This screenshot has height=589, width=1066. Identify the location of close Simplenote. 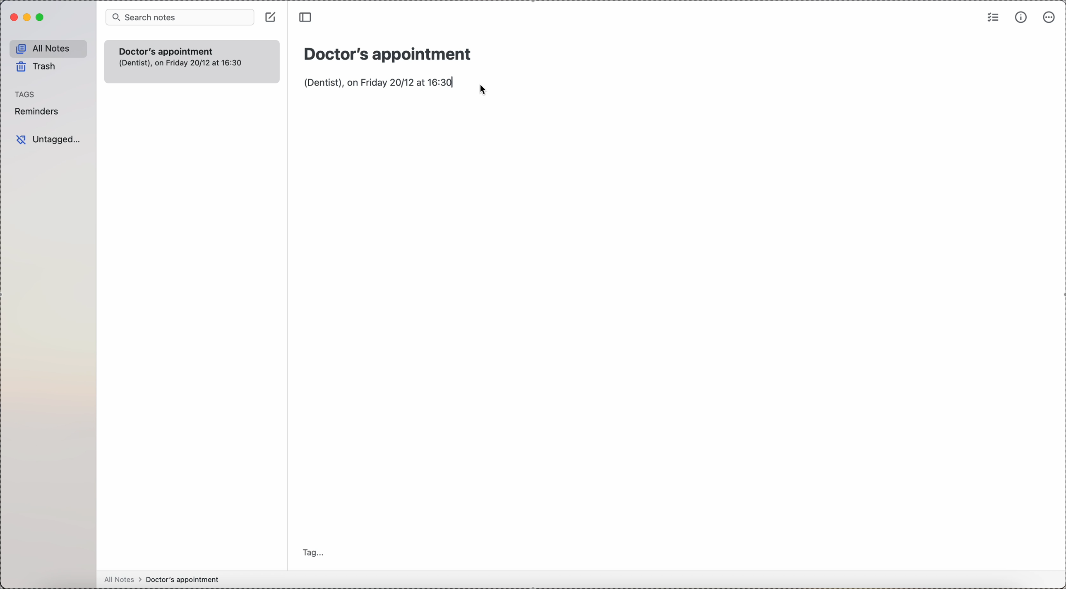
(11, 17).